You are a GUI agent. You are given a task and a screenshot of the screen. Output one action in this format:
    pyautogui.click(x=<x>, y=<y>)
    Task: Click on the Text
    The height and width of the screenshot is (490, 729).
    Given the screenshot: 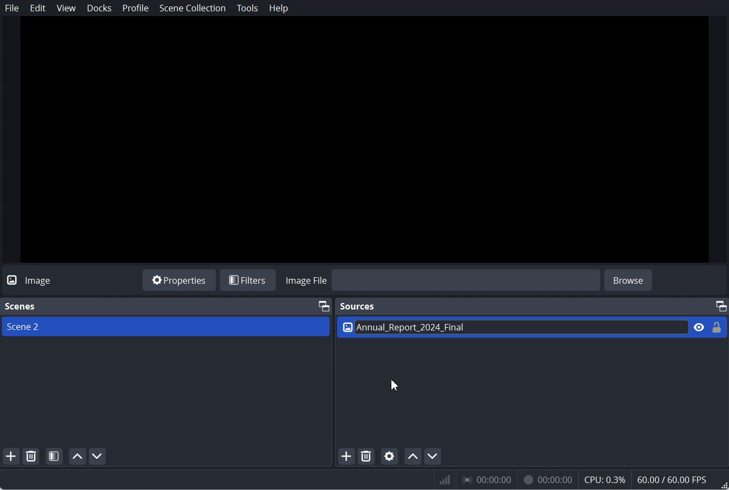 What is the action you would take?
    pyautogui.click(x=46, y=280)
    